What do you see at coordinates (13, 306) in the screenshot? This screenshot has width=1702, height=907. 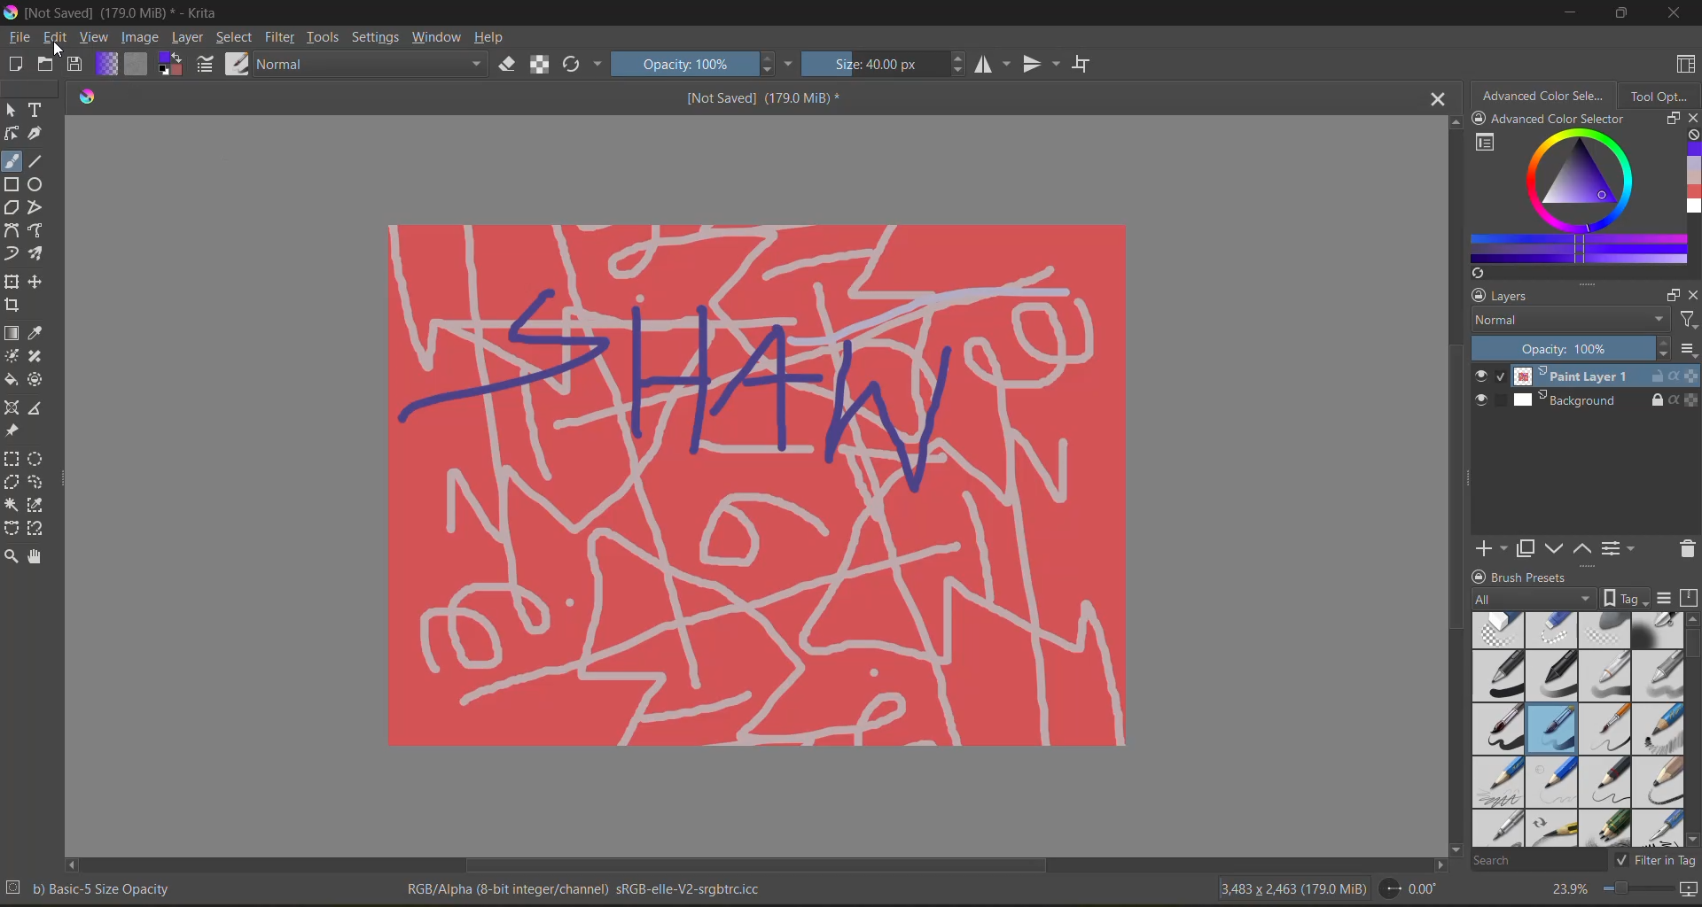 I see `crop tool` at bounding box center [13, 306].